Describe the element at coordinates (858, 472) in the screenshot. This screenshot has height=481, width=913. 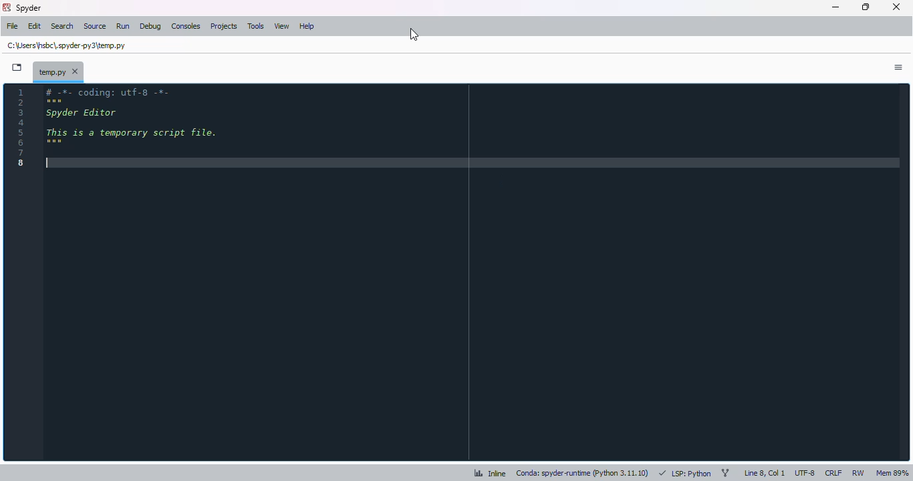
I see `RW` at that location.